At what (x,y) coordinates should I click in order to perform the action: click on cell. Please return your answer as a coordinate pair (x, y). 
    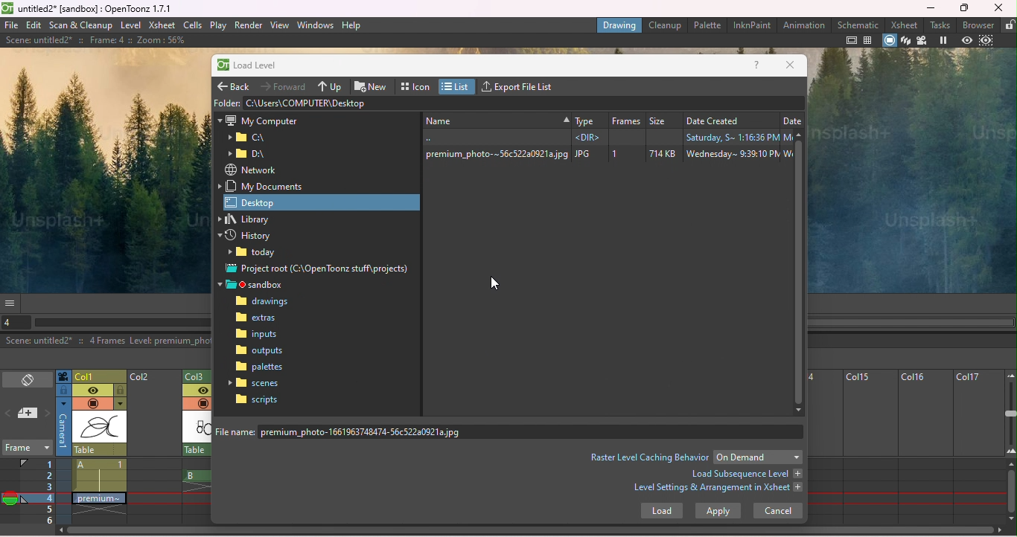
    Looking at the image, I should click on (97, 498).